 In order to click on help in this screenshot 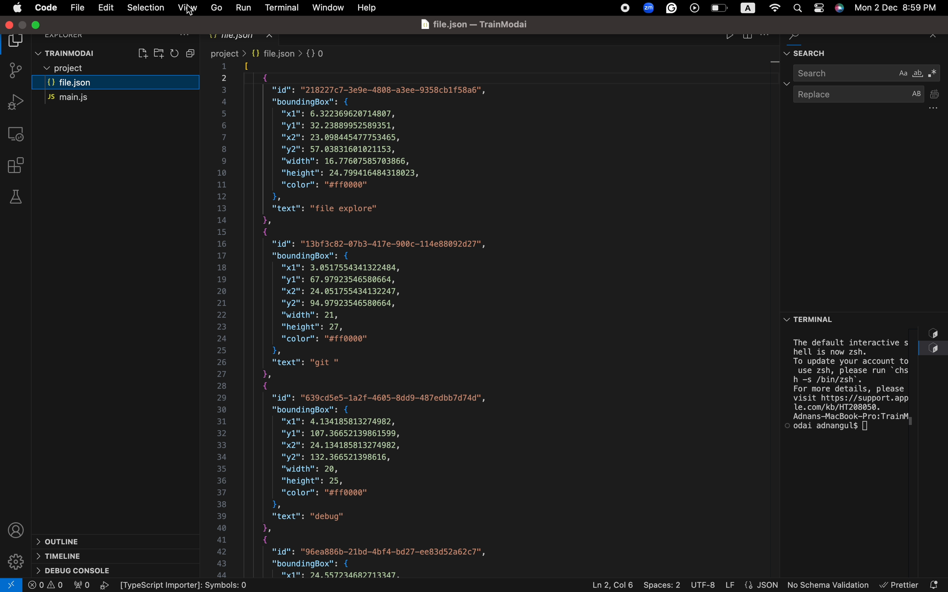, I will do `click(370, 7)`.